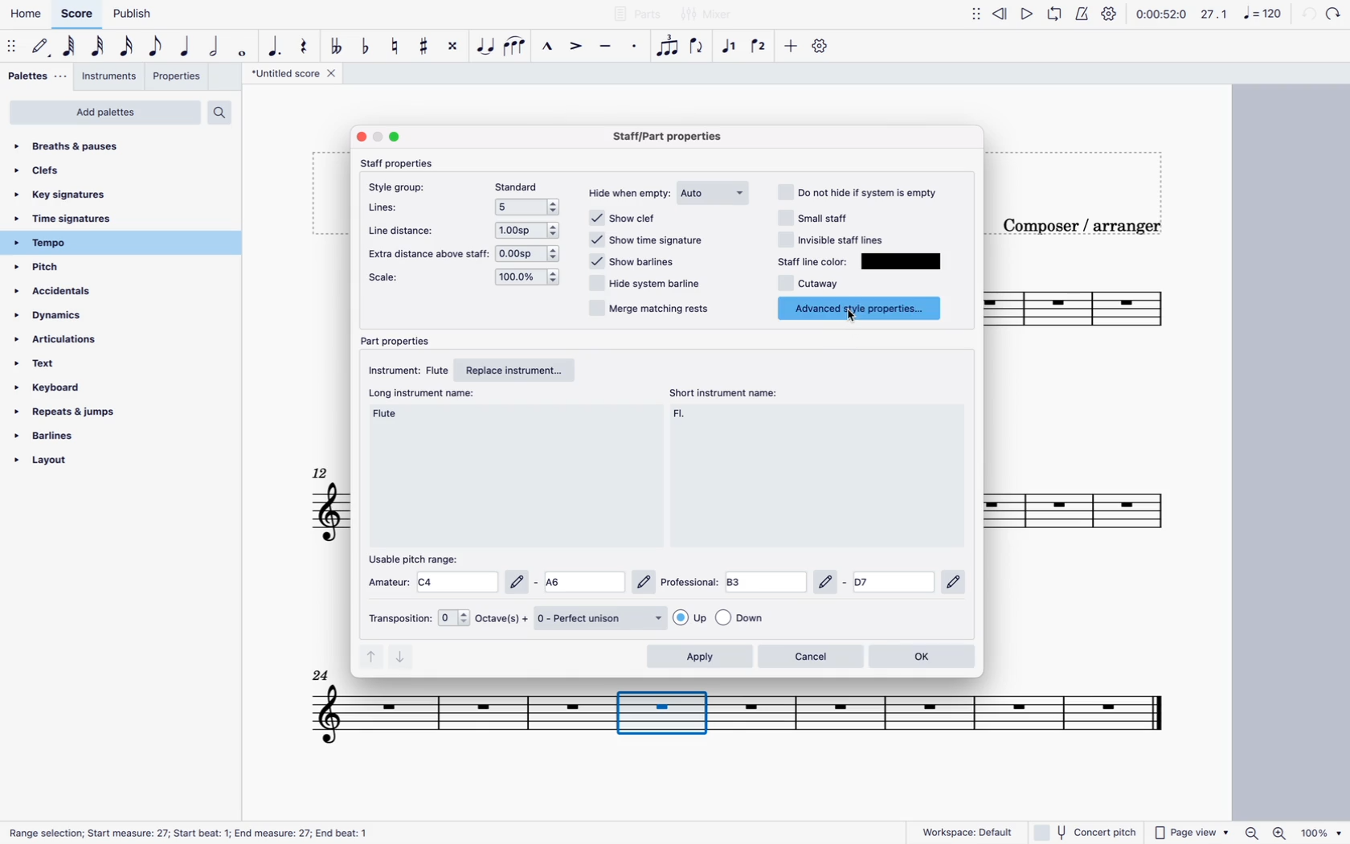  What do you see at coordinates (652, 312) in the screenshot?
I see `merge matching rests` at bounding box center [652, 312].